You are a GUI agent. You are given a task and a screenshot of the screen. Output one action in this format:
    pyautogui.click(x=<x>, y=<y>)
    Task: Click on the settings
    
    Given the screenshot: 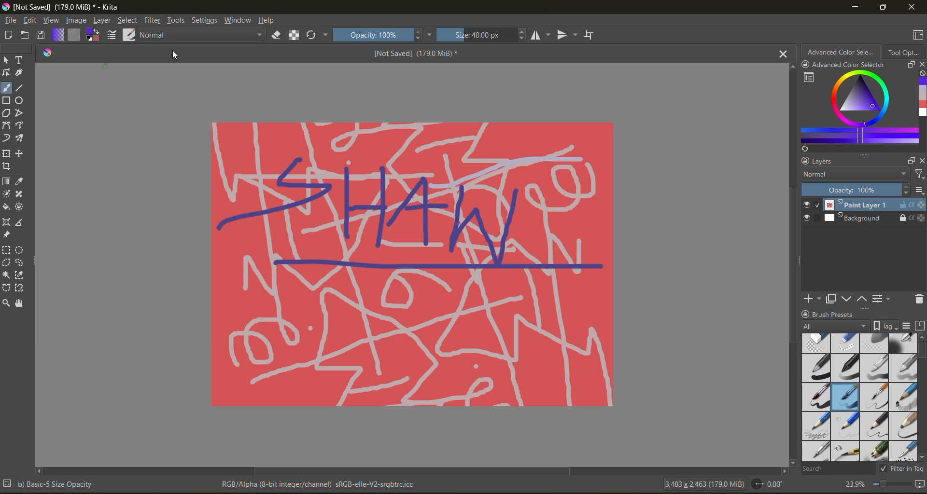 What is the action you would take?
    pyautogui.click(x=205, y=20)
    